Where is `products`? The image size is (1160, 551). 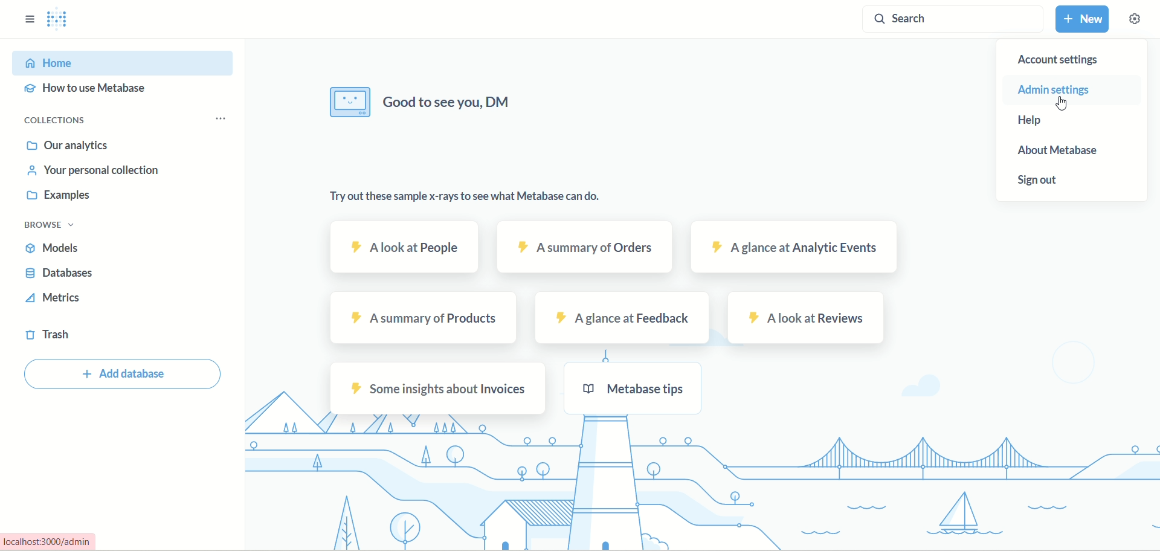 products is located at coordinates (425, 317).